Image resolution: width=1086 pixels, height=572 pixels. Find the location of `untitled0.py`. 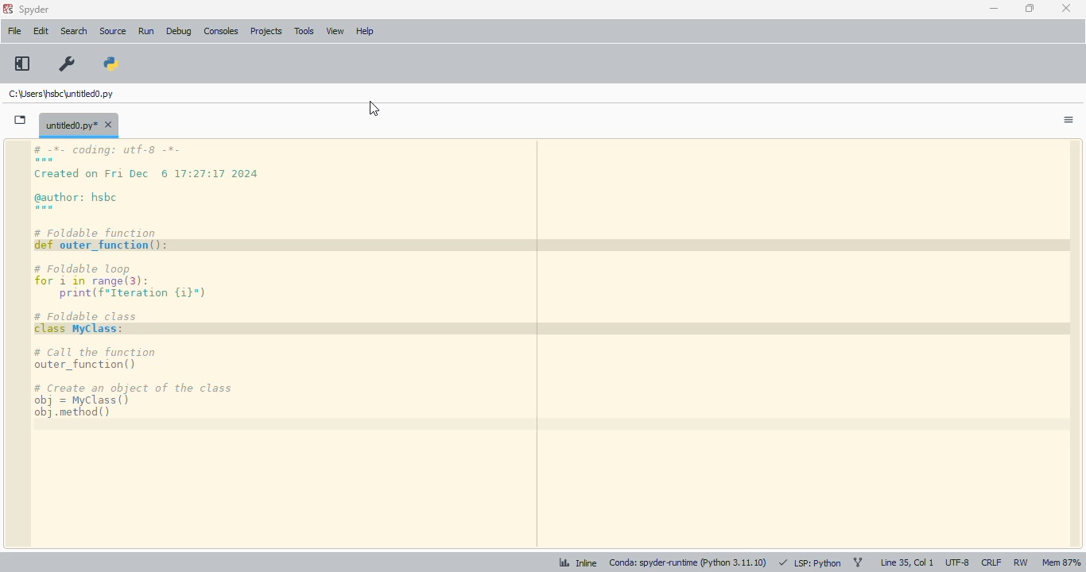

untitled0.py is located at coordinates (80, 125).